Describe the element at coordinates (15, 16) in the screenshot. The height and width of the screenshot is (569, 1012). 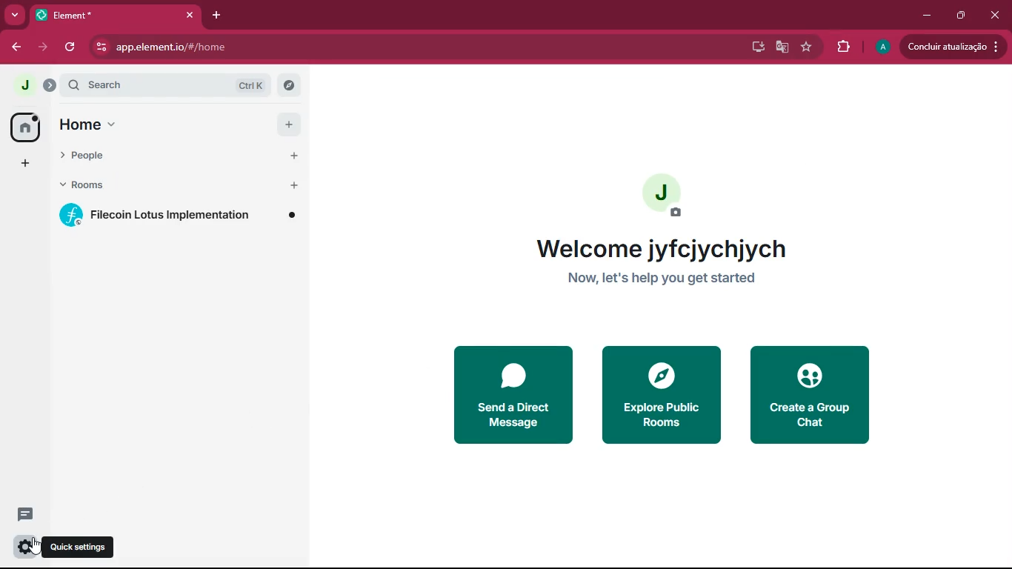
I see `search tabs` at that location.